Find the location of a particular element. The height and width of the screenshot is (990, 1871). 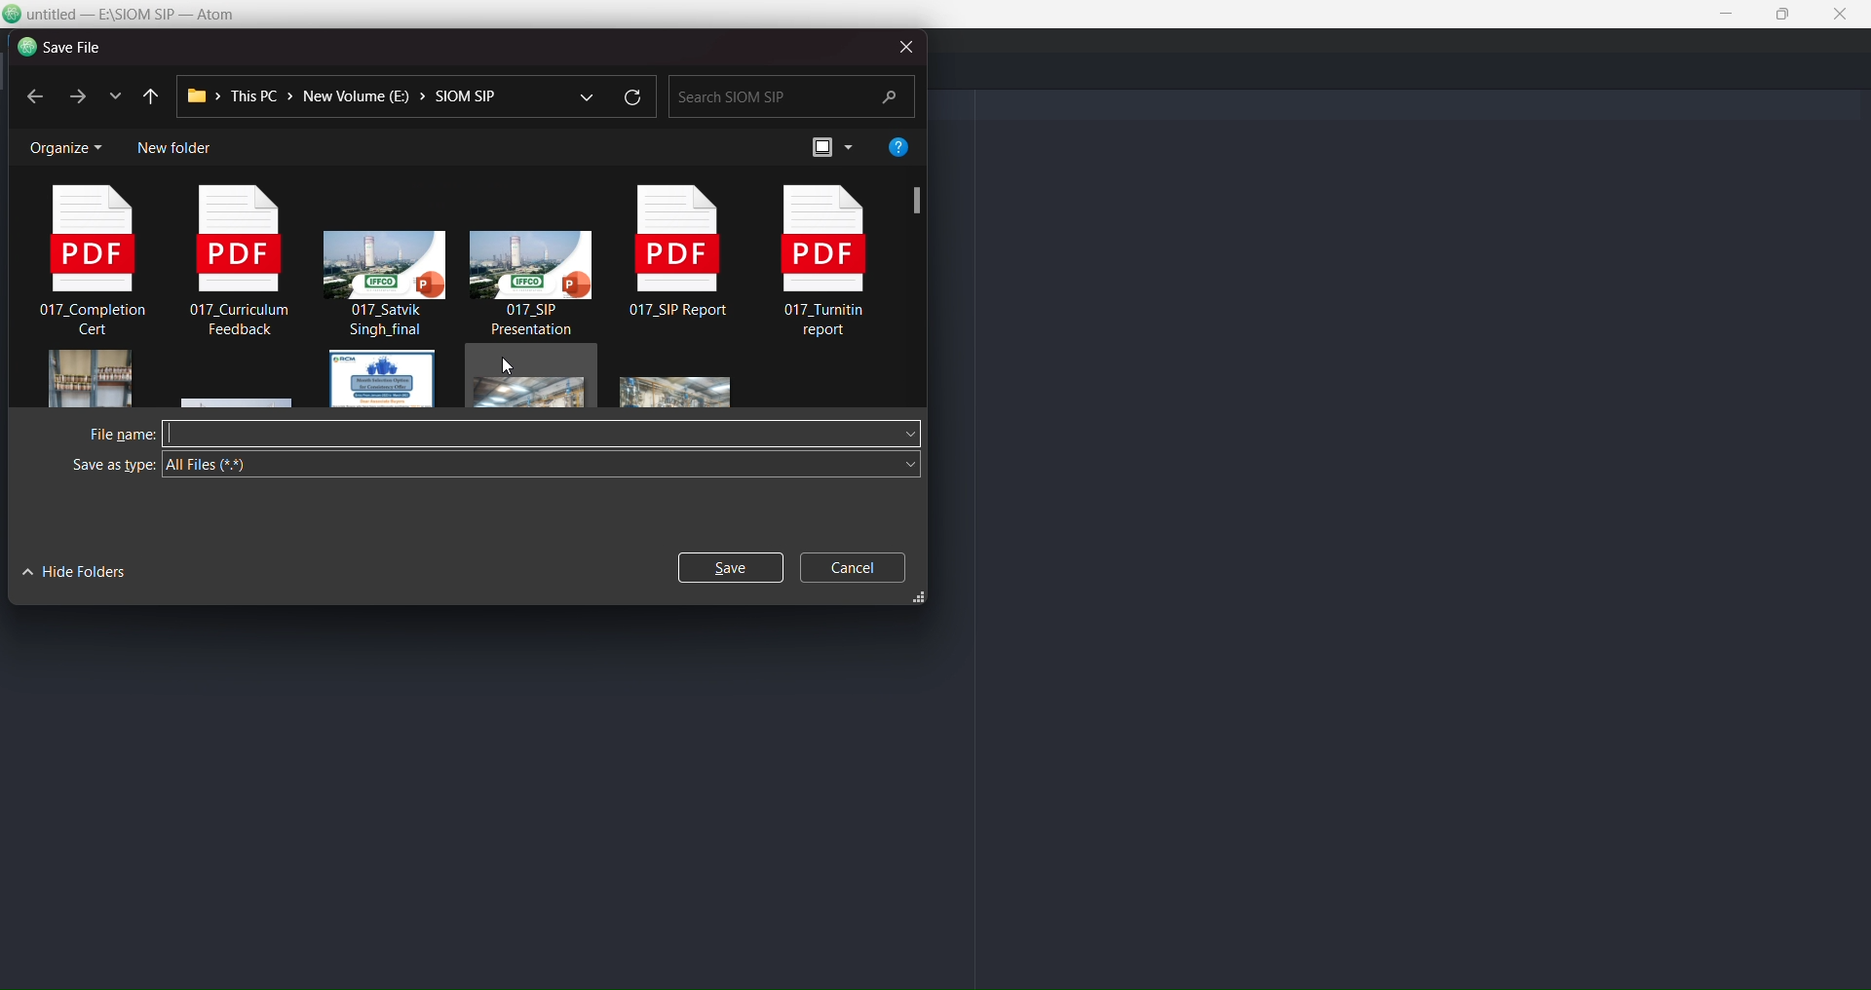

close is located at coordinates (1841, 15).